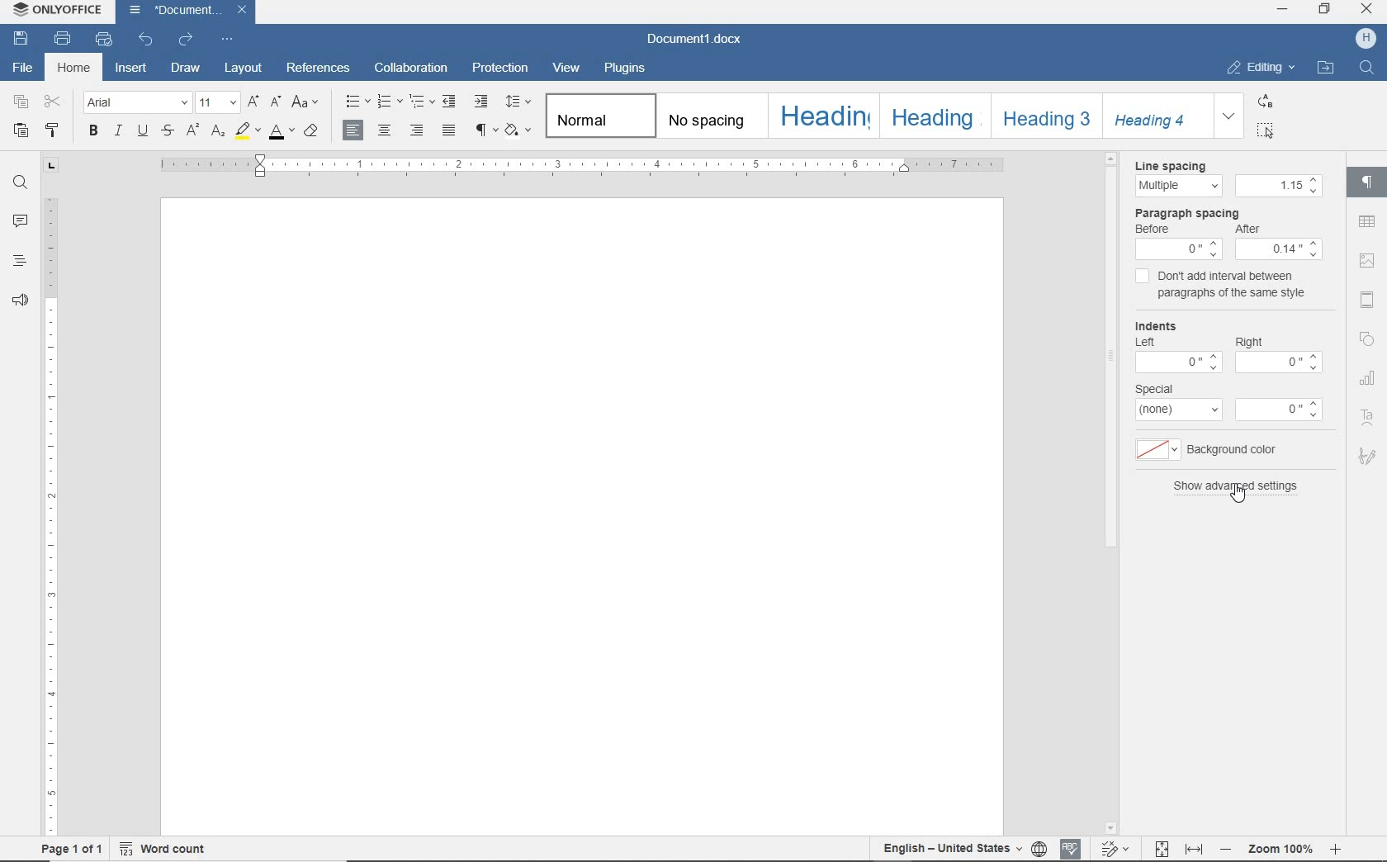 Image resolution: width=1387 pixels, height=862 pixels. What do you see at coordinates (482, 102) in the screenshot?
I see `increase indent` at bounding box center [482, 102].